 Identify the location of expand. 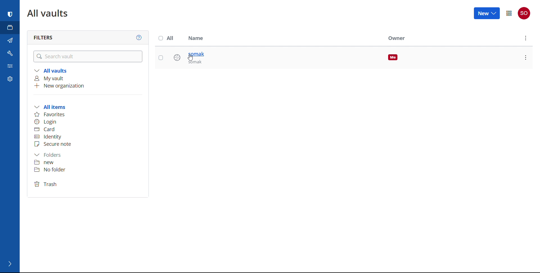
(10, 264).